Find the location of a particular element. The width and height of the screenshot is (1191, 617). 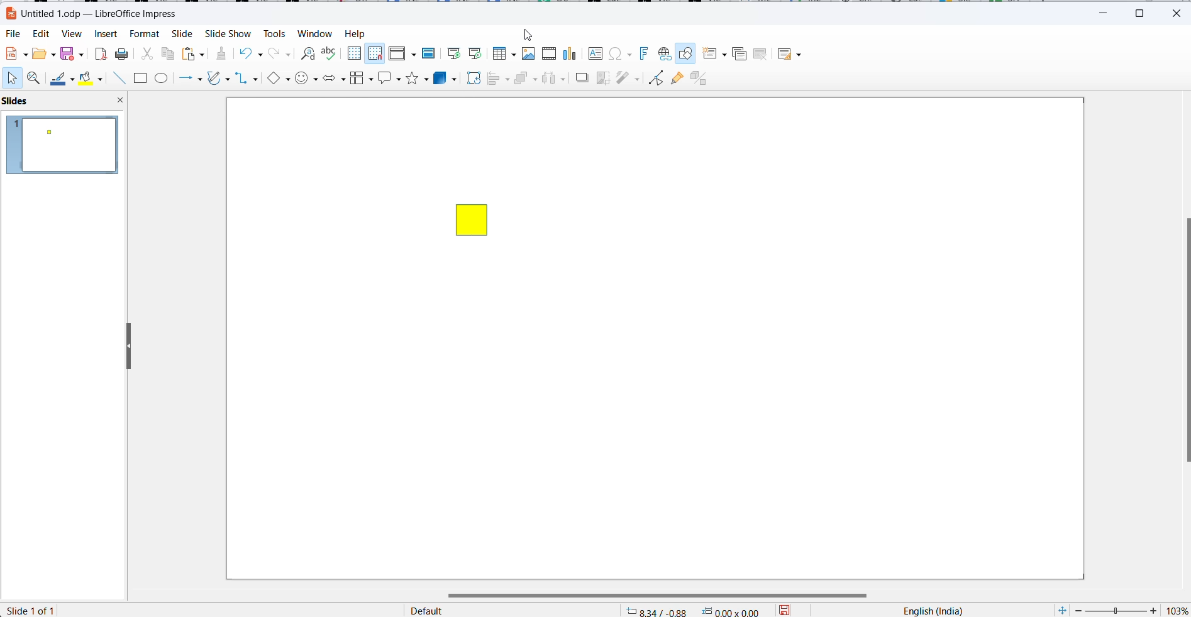

slide number is located at coordinates (31, 610).